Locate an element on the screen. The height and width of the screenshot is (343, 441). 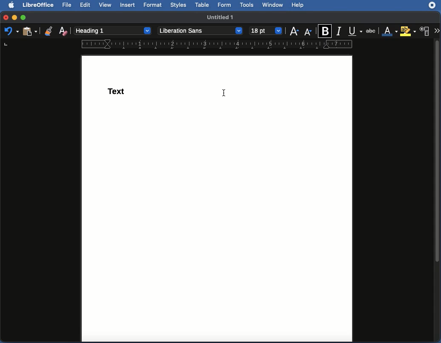
Clone formatting is located at coordinates (48, 30).